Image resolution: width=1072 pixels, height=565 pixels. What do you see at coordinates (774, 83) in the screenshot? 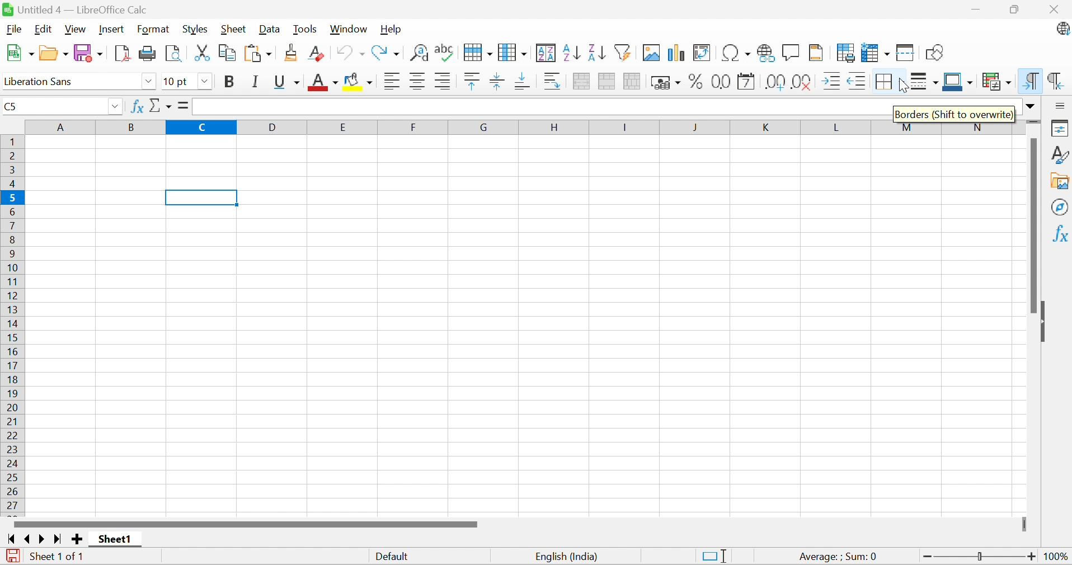
I see `Add decimal place` at bounding box center [774, 83].